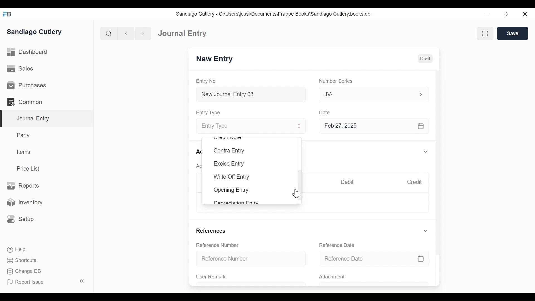 The image size is (535, 301). What do you see at coordinates (24, 135) in the screenshot?
I see `Party` at bounding box center [24, 135].